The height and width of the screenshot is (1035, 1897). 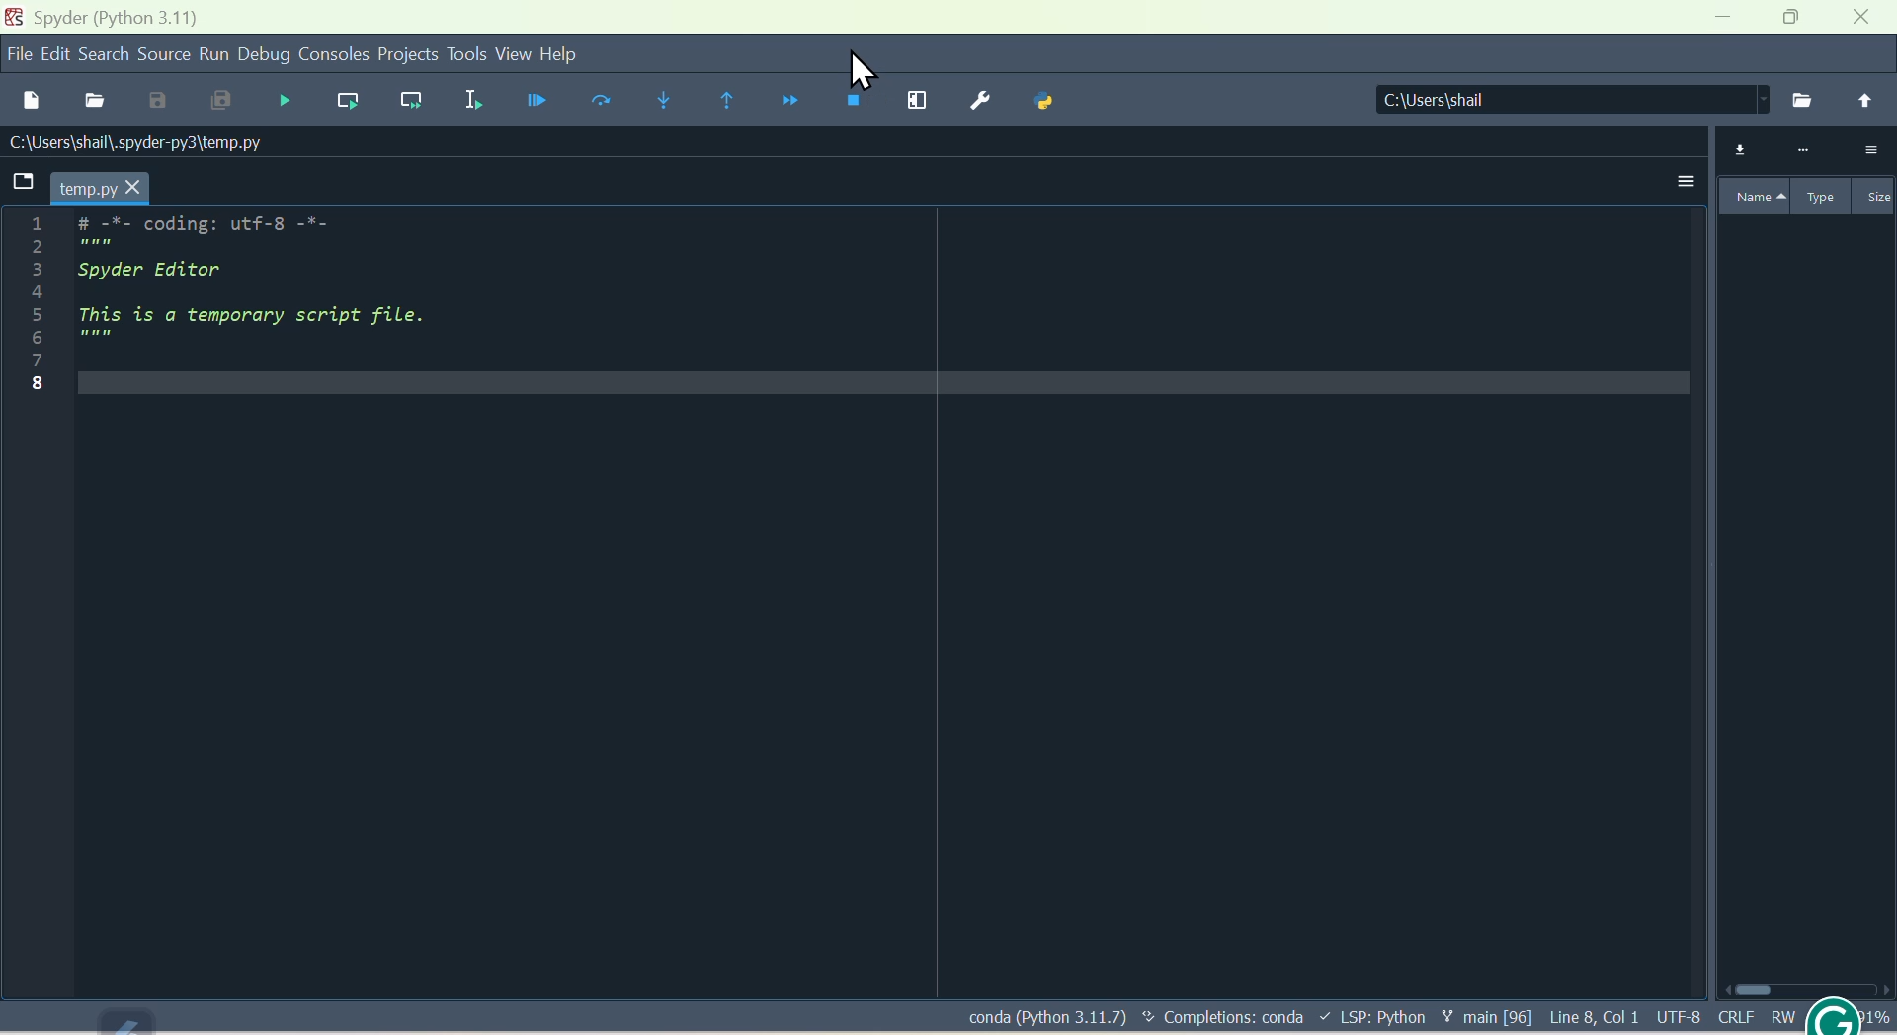 What do you see at coordinates (1865, 100) in the screenshot?
I see `back` at bounding box center [1865, 100].